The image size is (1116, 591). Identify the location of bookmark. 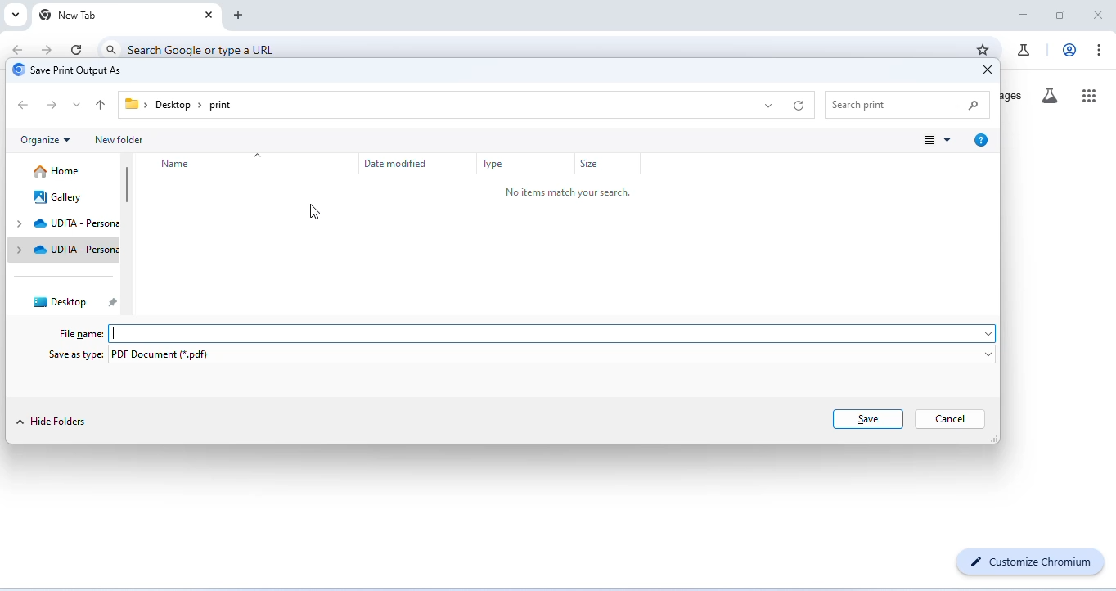
(983, 49).